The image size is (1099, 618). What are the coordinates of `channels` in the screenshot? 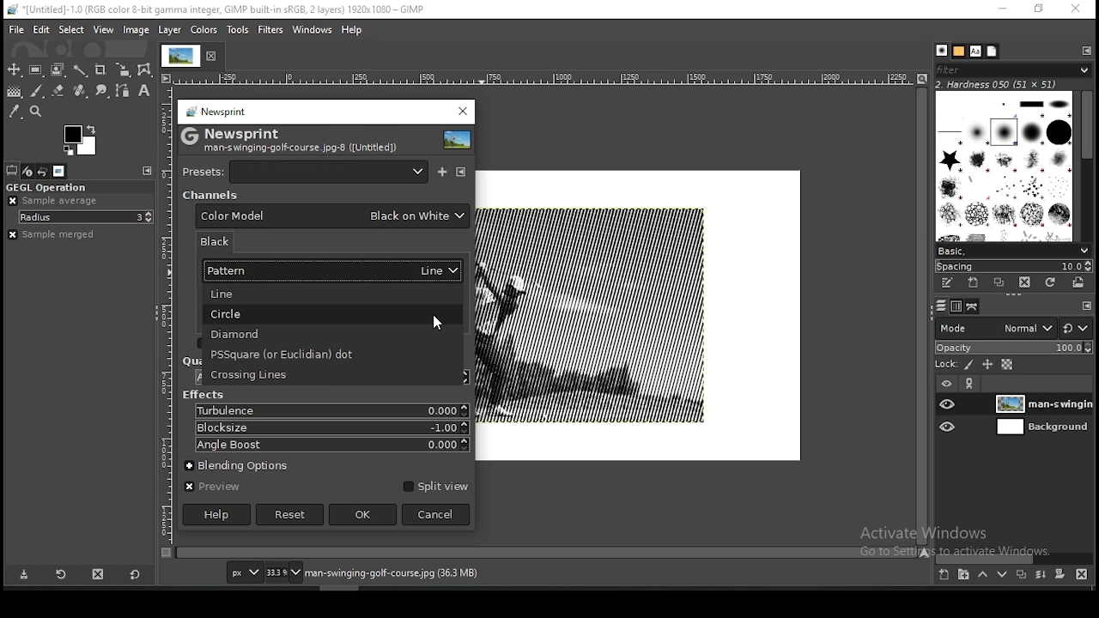 It's located at (955, 308).